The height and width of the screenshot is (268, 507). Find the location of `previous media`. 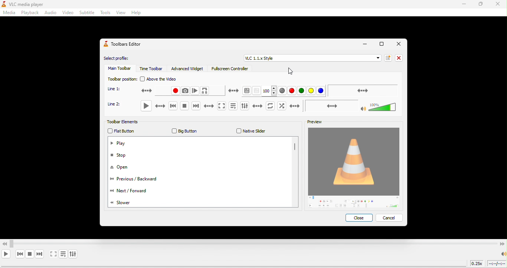

previous media is located at coordinates (170, 107).